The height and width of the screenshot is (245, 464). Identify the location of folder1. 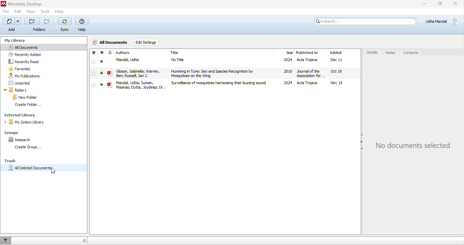
(26, 90).